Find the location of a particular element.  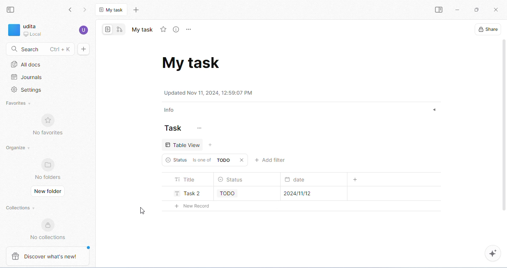

status is located at coordinates (174, 160).